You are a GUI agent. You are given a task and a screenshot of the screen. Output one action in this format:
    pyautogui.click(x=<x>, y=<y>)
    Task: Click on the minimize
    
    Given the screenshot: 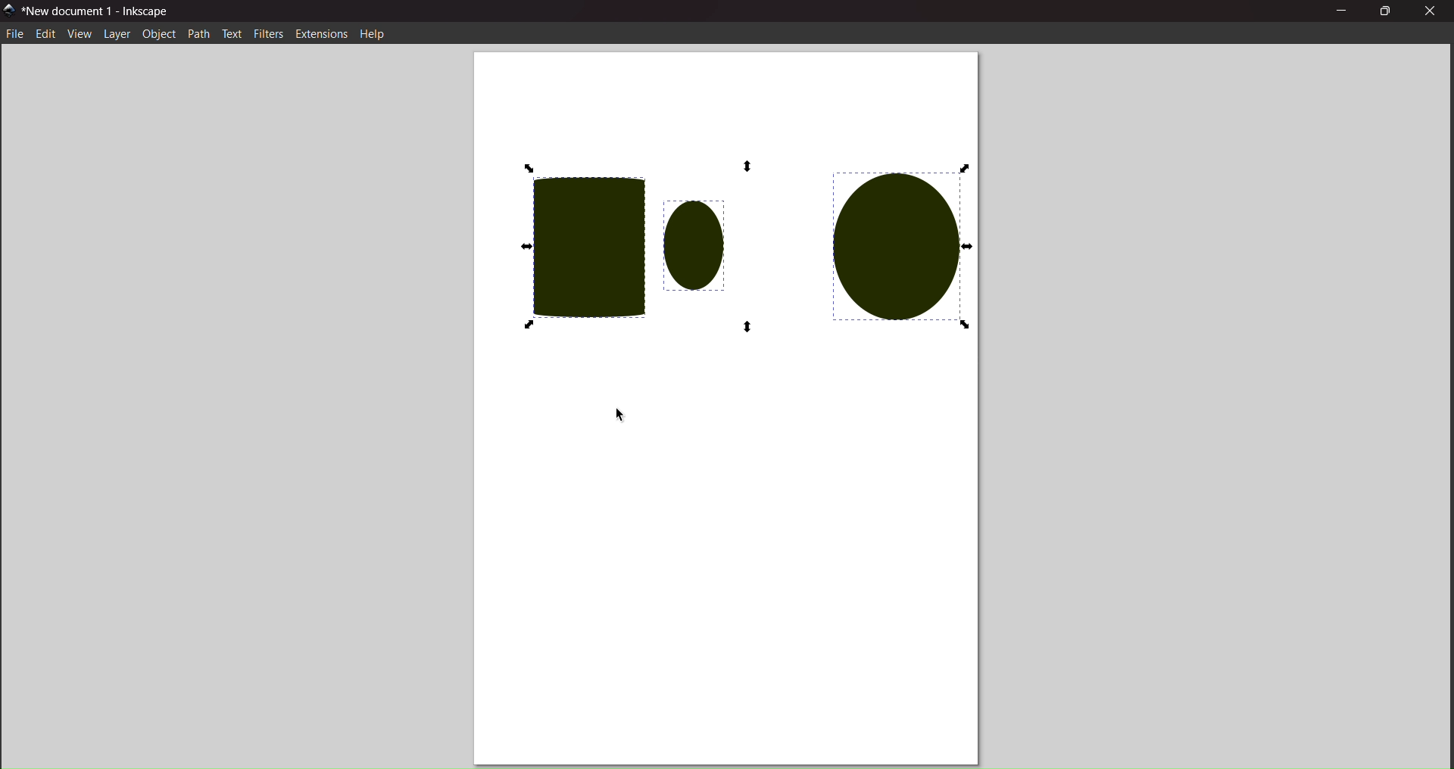 What is the action you would take?
    pyautogui.click(x=1342, y=12)
    